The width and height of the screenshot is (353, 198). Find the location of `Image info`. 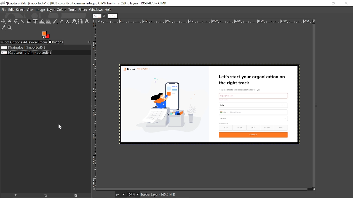

Image info is located at coordinates (162, 195).